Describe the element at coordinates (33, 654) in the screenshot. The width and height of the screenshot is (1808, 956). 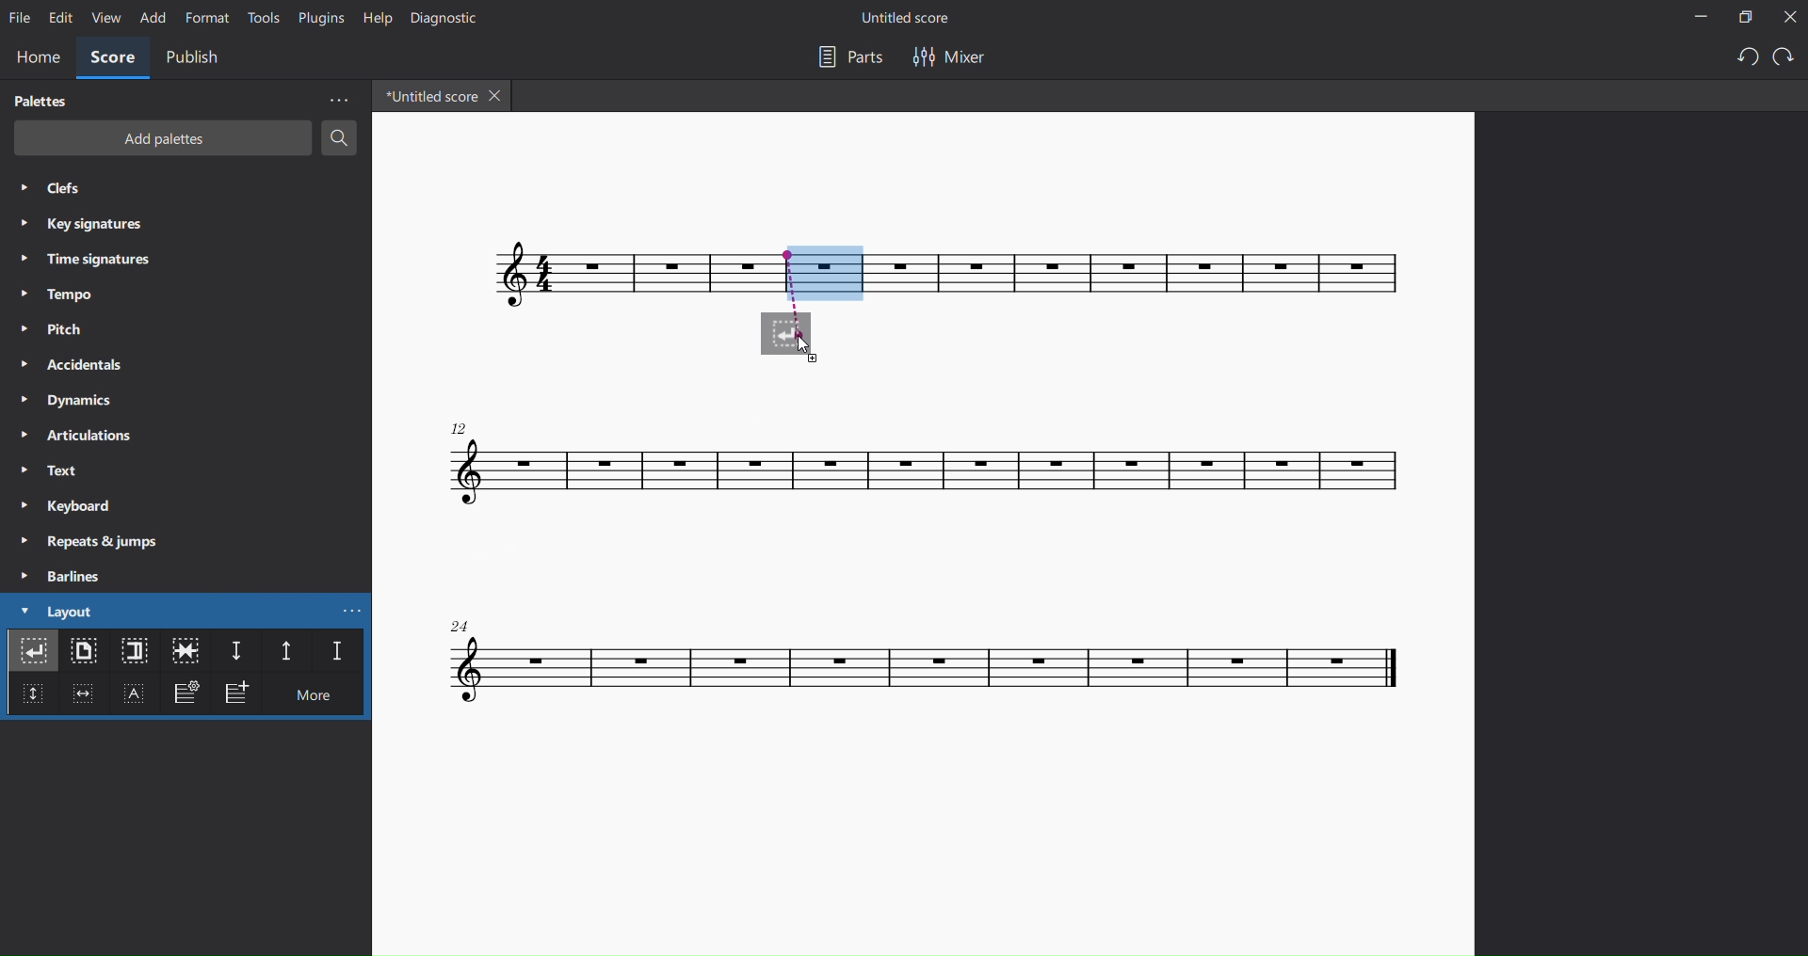
I see `system break layout` at that location.